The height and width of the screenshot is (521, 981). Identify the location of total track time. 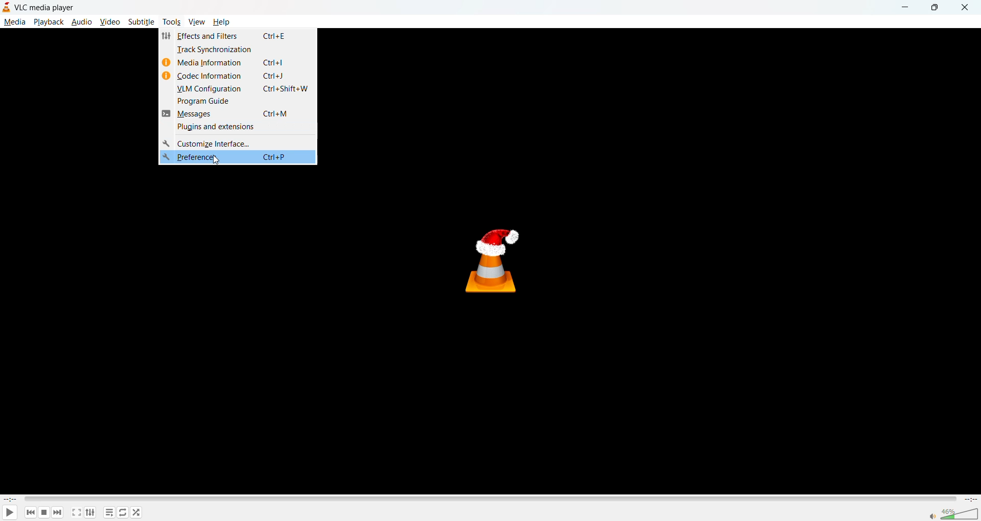
(970, 499).